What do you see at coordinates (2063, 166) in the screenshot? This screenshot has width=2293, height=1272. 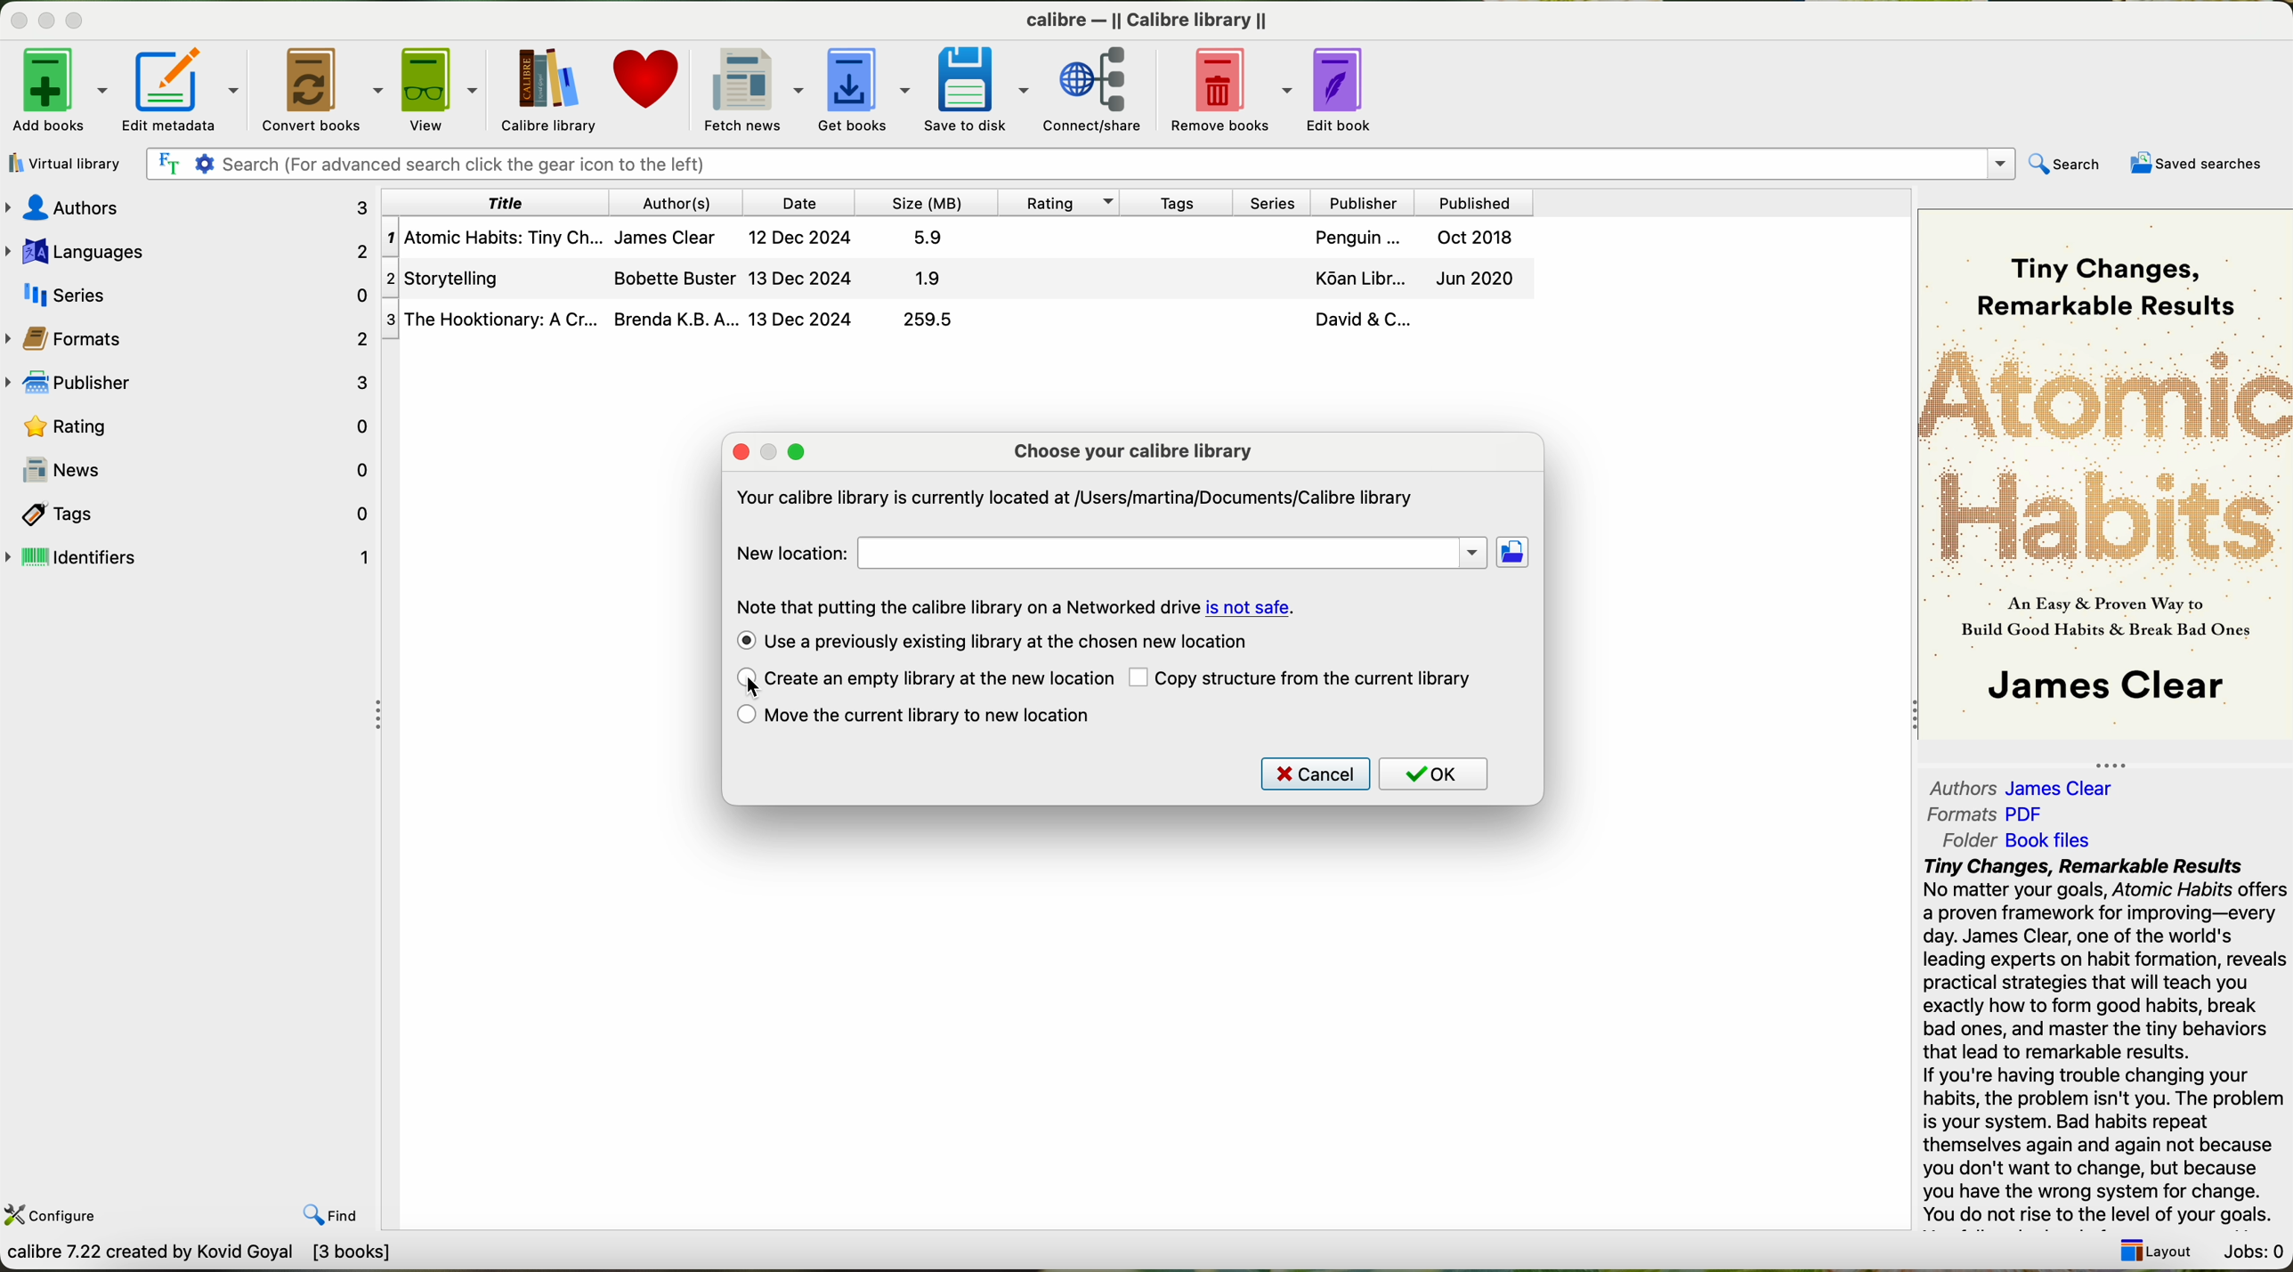 I see `search` at bounding box center [2063, 166].